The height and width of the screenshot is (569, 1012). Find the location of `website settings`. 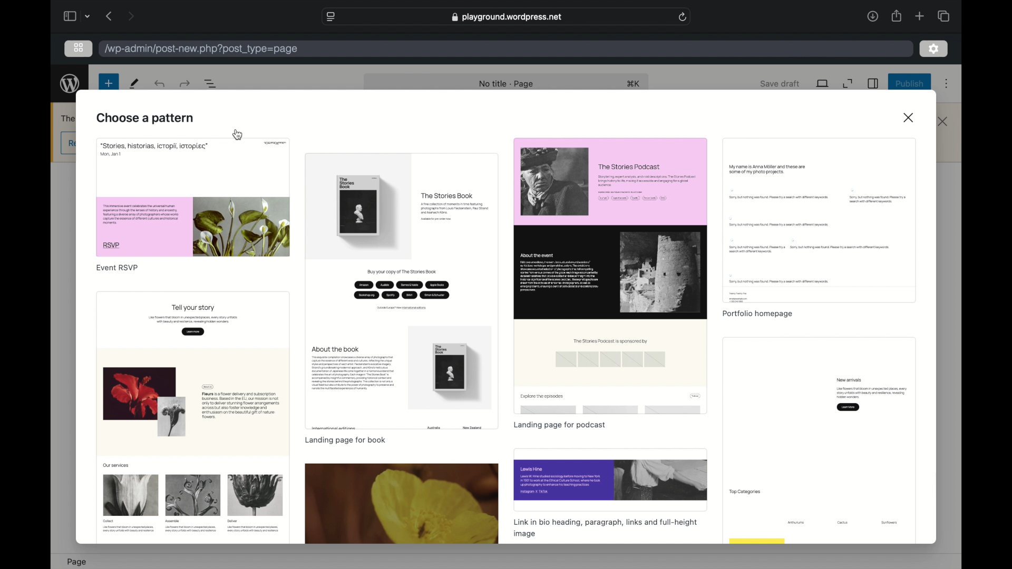

website settings is located at coordinates (330, 16).